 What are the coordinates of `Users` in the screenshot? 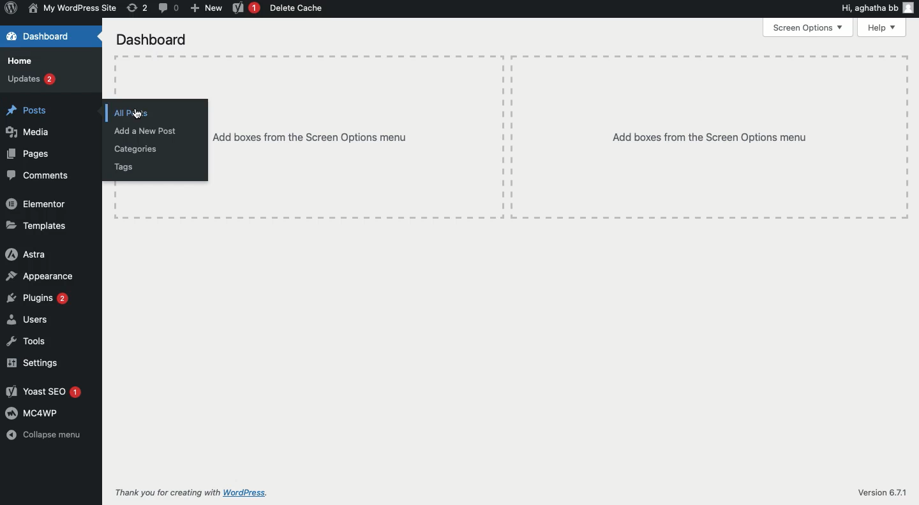 It's located at (26, 320).